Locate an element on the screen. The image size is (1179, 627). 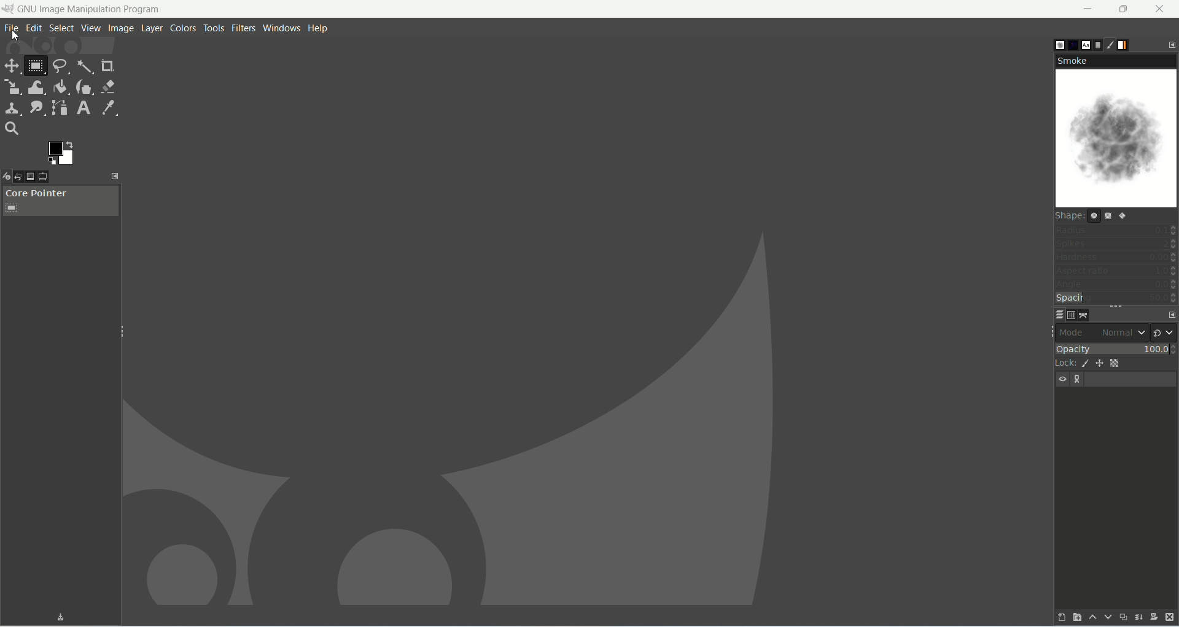
fonts is located at coordinates (1086, 45).